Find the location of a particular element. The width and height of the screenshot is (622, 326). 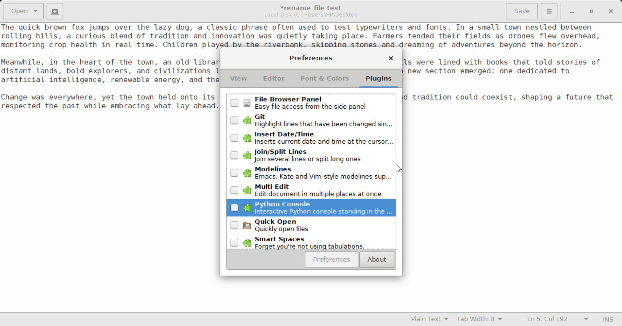

Preferences is located at coordinates (332, 260).